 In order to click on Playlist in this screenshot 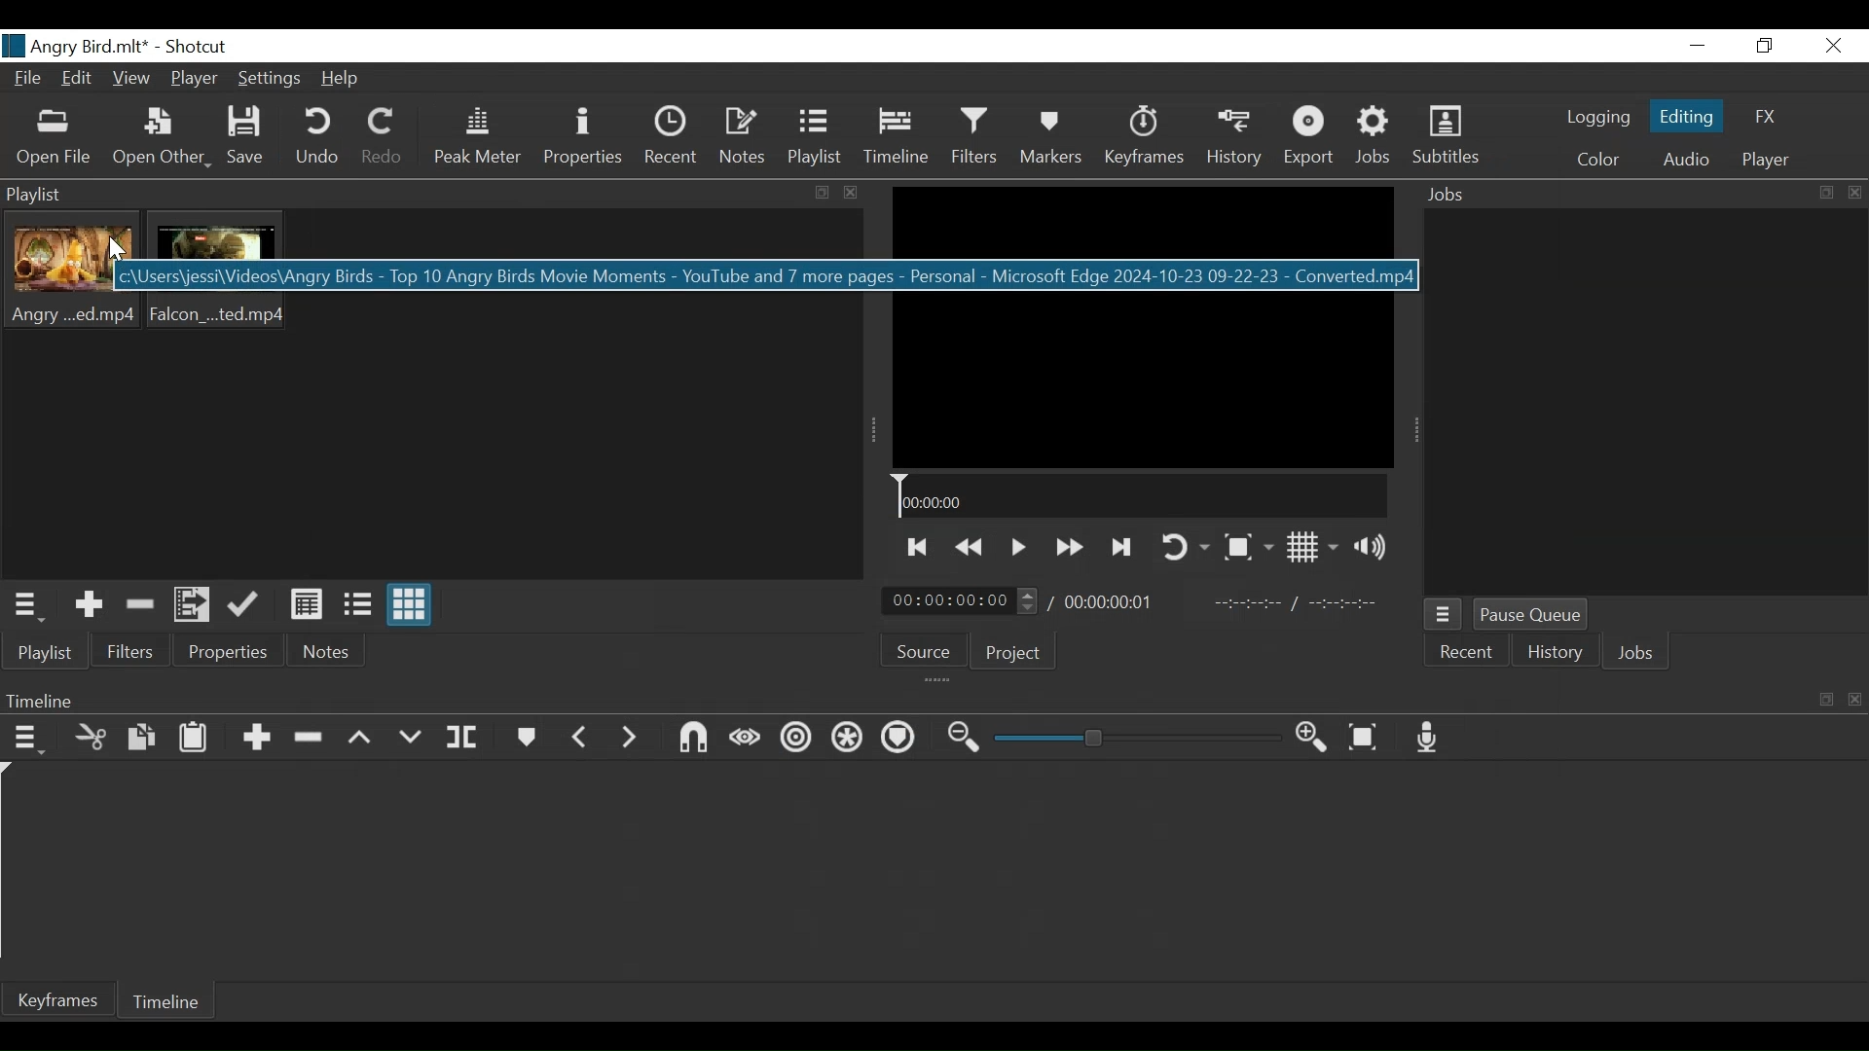, I will do `click(819, 139)`.